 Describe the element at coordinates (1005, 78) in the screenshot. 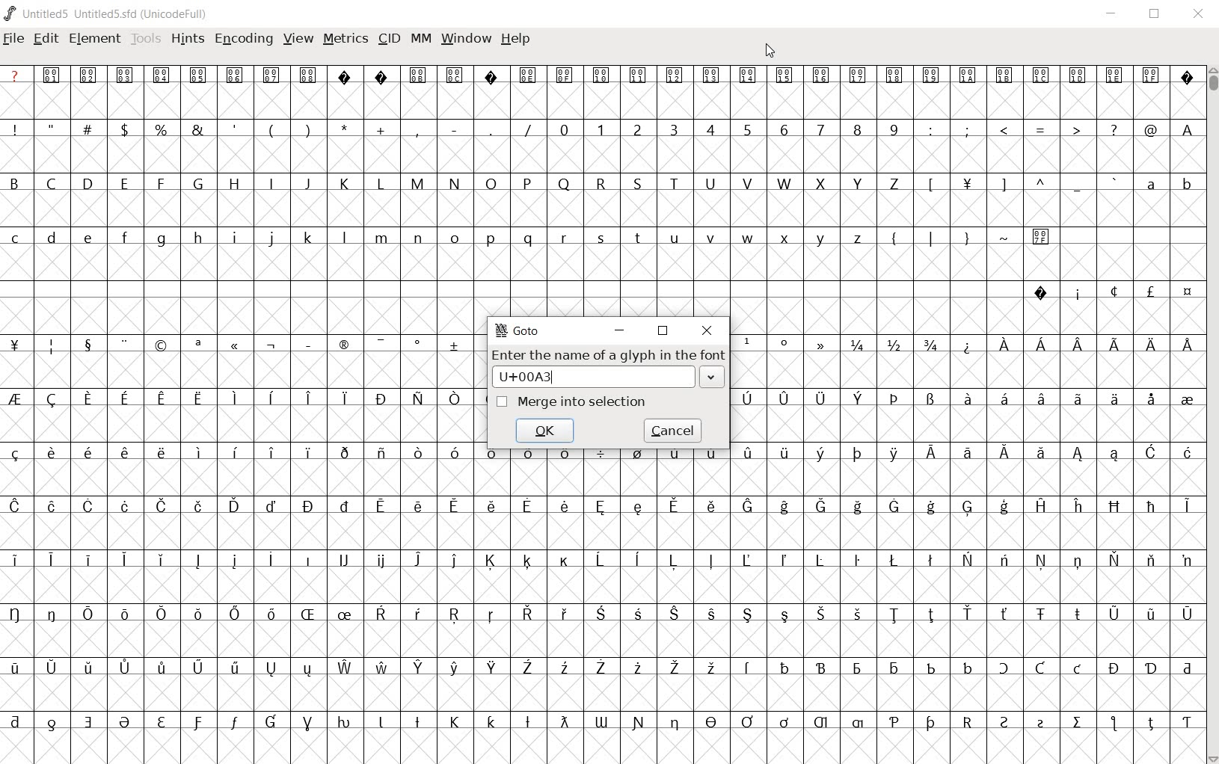

I see `Symbol` at that location.